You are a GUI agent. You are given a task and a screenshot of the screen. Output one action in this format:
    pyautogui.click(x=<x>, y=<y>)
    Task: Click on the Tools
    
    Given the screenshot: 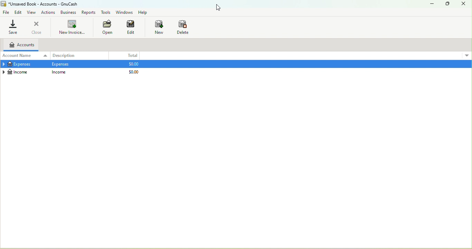 What is the action you would take?
    pyautogui.click(x=105, y=12)
    